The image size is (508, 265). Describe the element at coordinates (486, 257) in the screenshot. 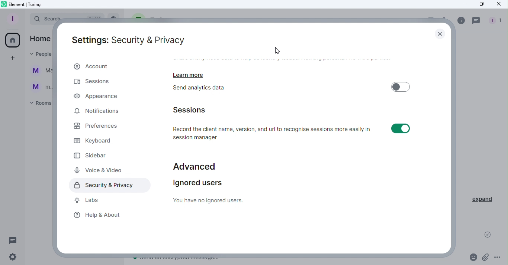

I see `Attachment` at that location.